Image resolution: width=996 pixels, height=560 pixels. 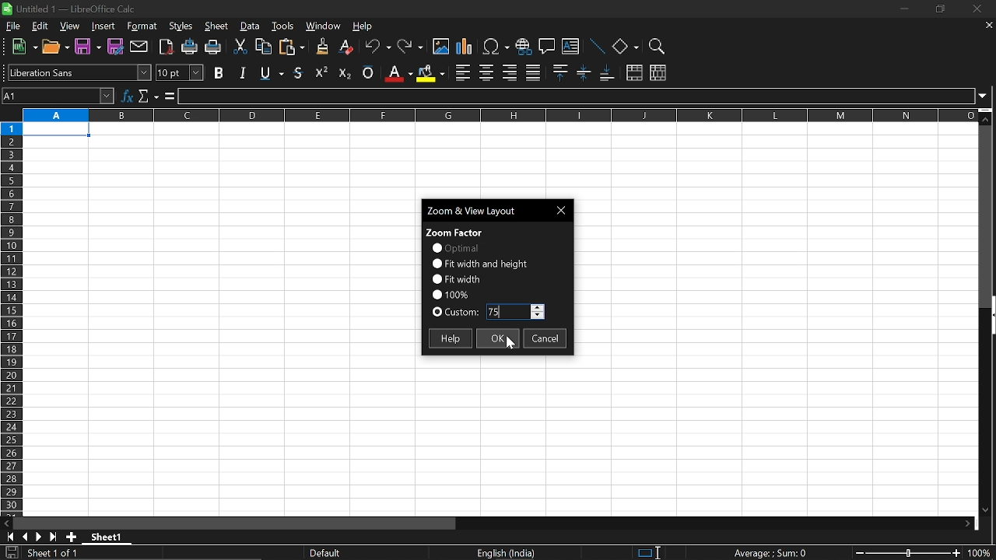 I want to click on minimize, so click(x=903, y=9).